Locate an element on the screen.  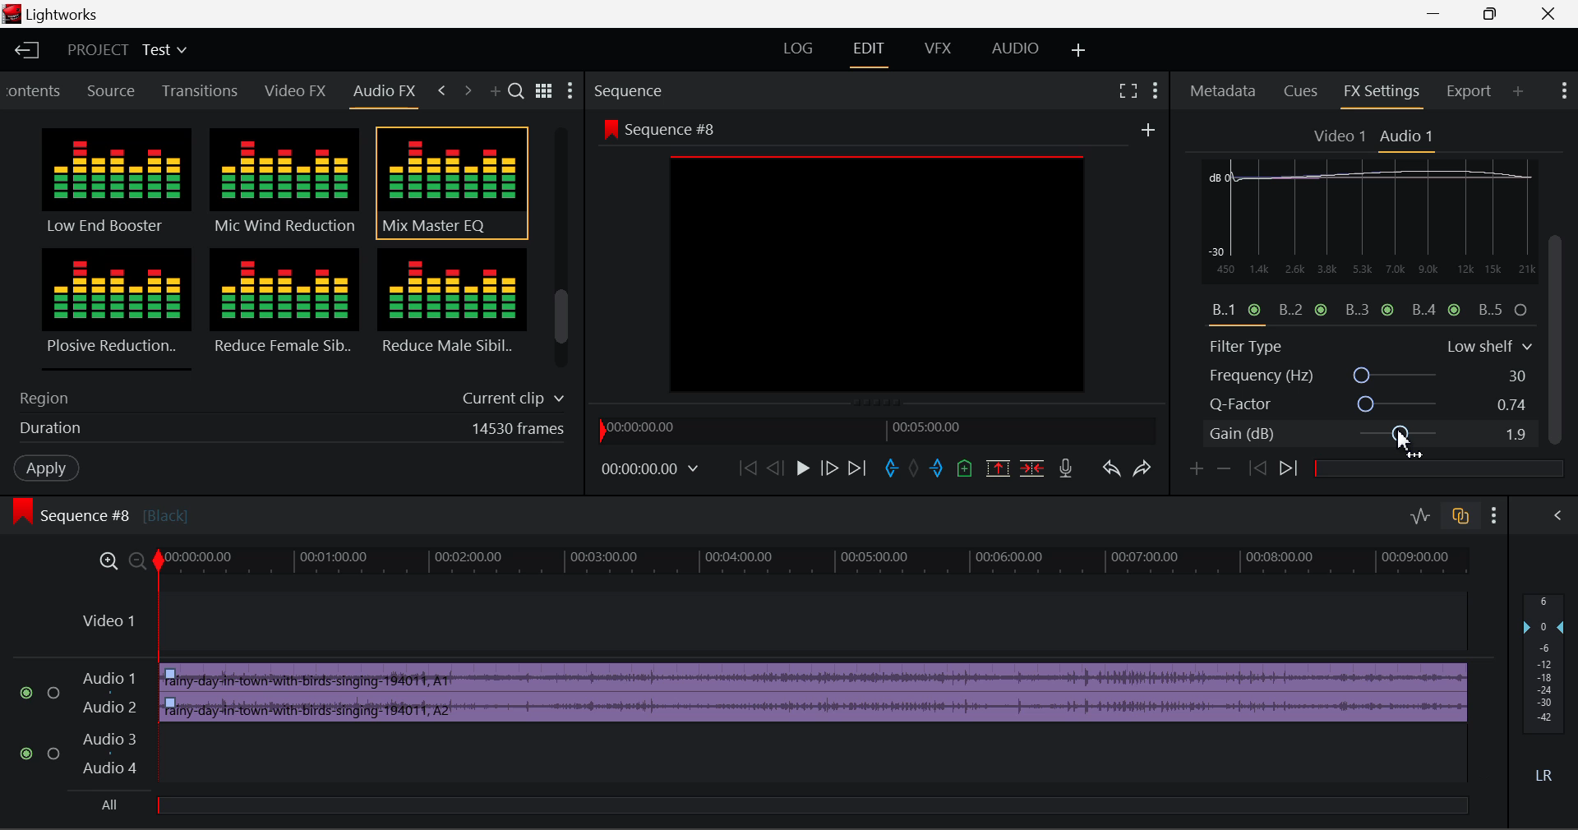
Previous Tab is located at coordinates (442, 88).